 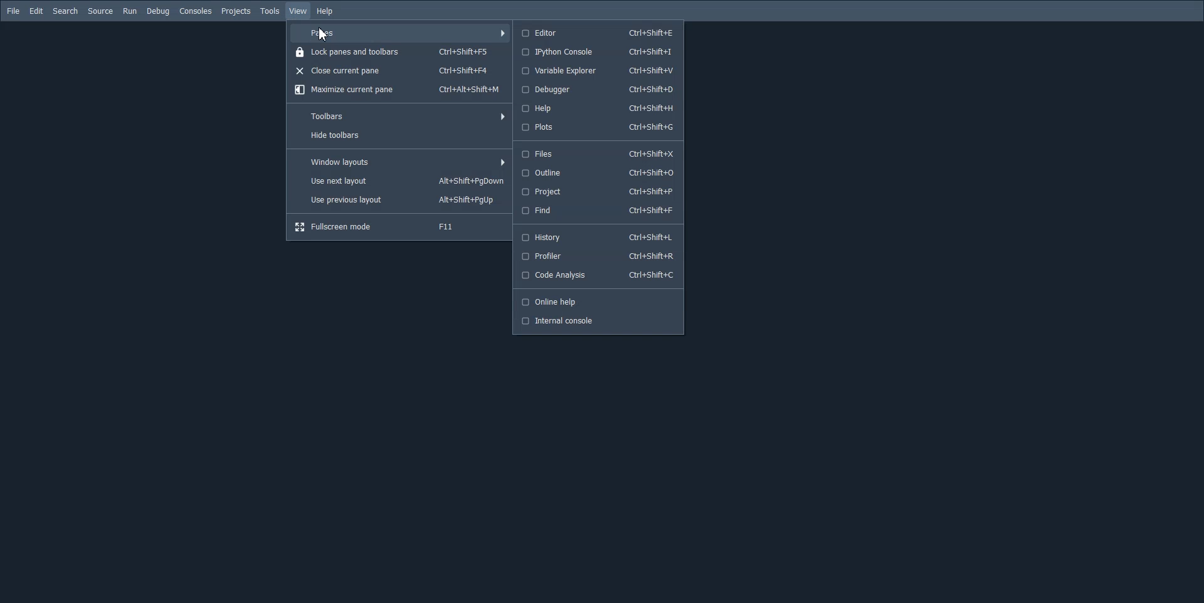 I want to click on code analysis, so click(x=598, y=276).